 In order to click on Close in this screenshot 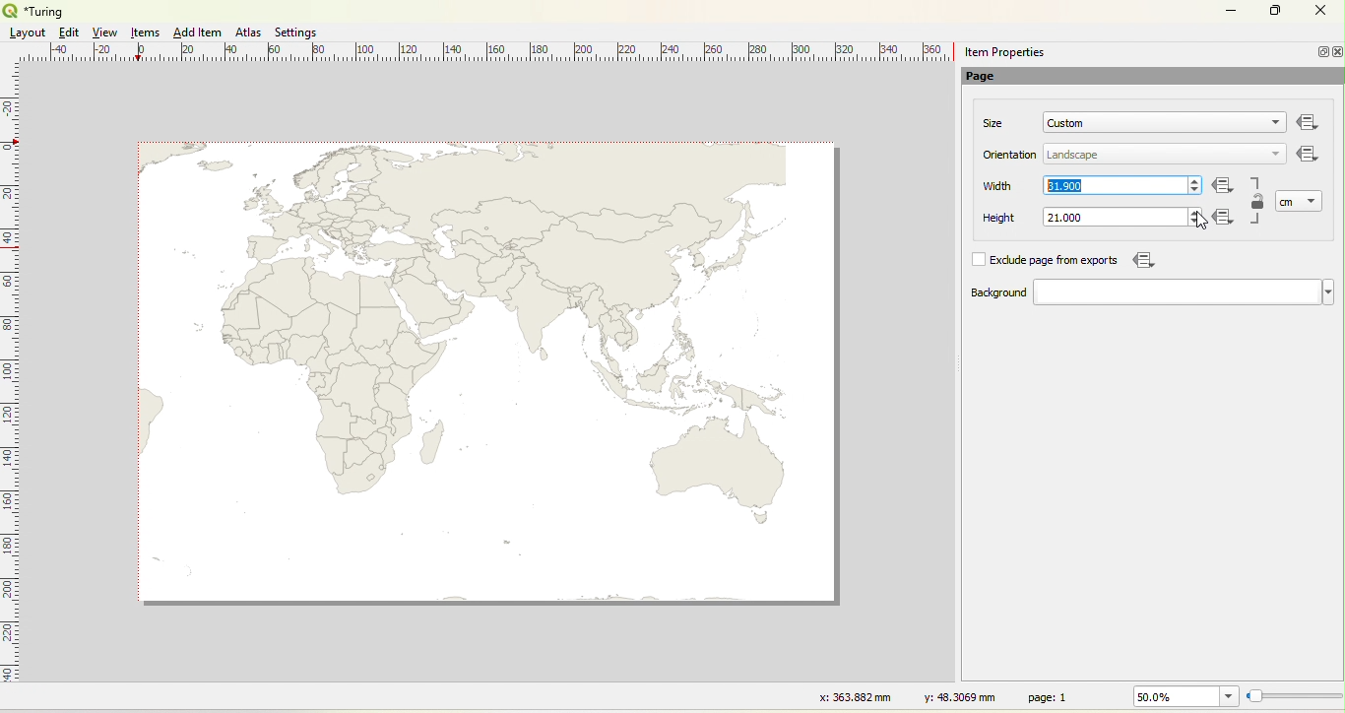, I will do `click(1319, 13)`.